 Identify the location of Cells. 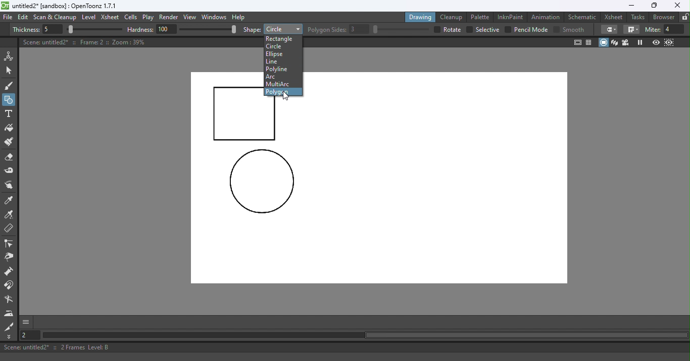
(132, 18).